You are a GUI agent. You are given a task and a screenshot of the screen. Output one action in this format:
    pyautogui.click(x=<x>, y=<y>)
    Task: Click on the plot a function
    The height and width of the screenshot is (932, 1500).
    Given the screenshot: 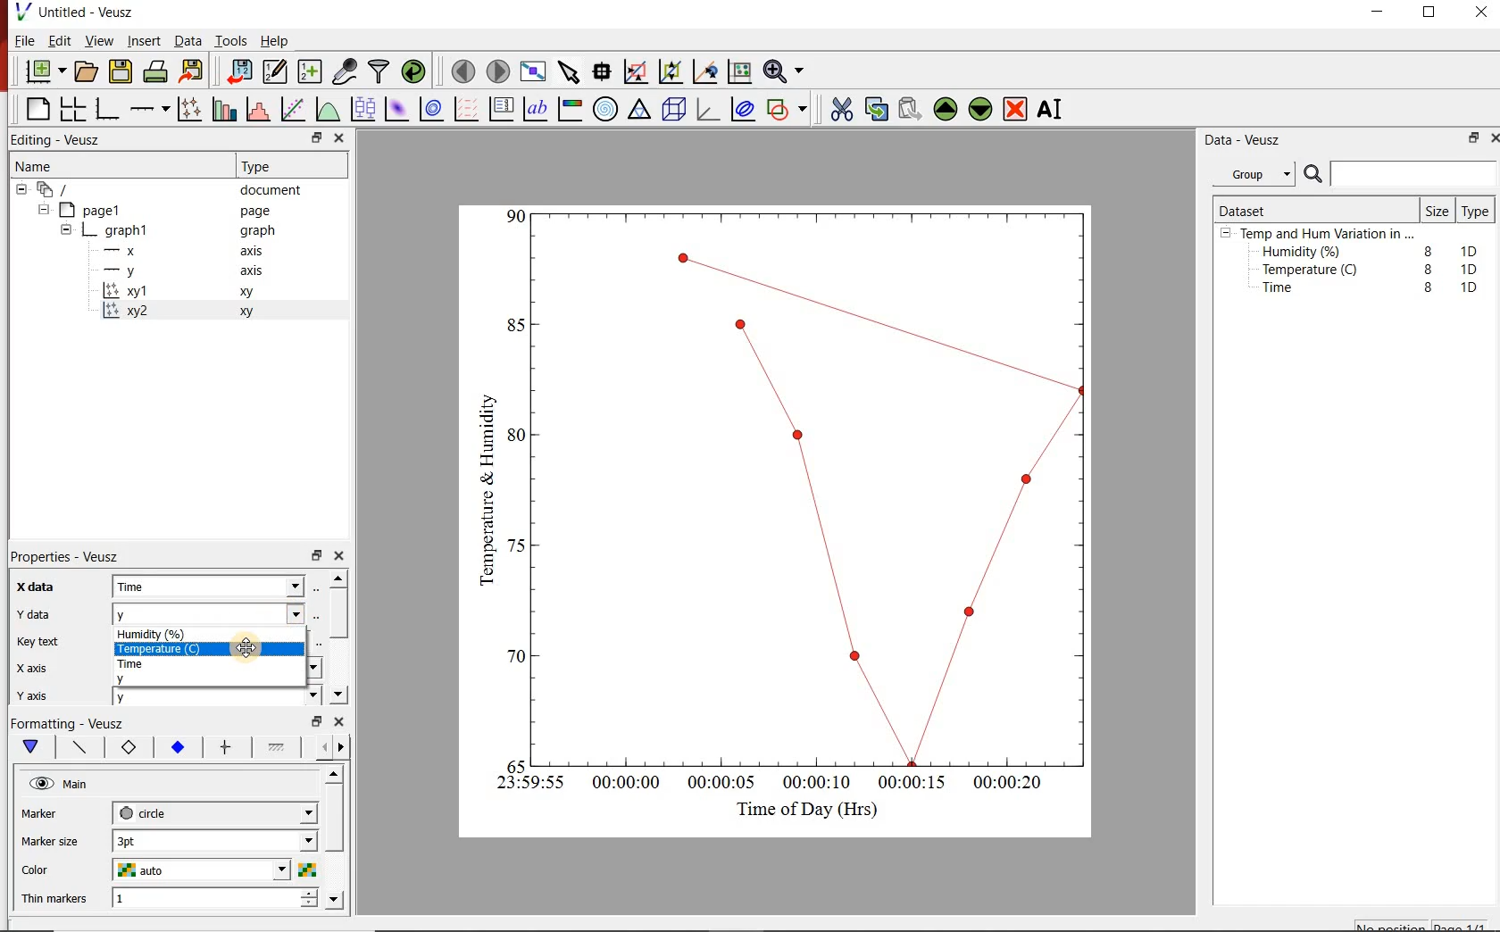 What is the action you would take?
    pyautogui.click(x=329, y=112)
    